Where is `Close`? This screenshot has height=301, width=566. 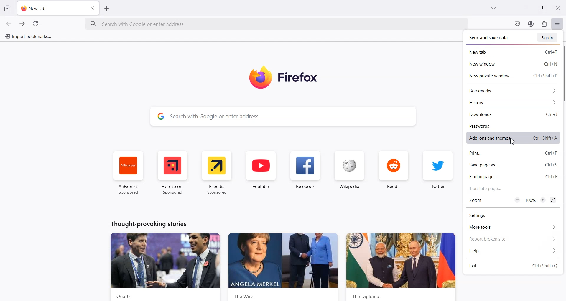 Close is located at coordinates (557, 8).